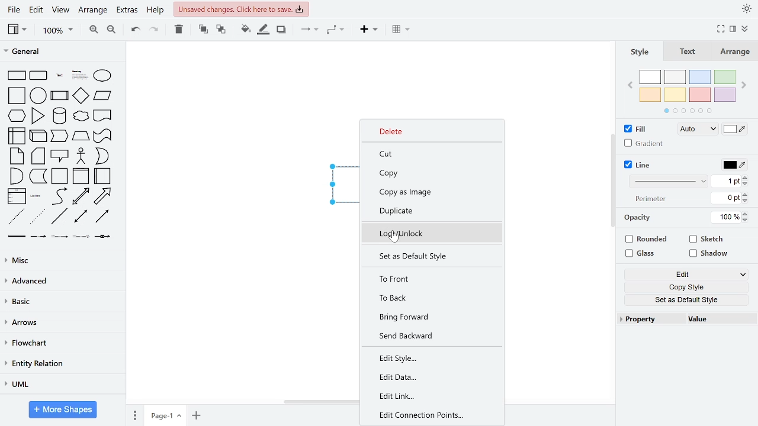 This screenshot has width=758, height=426. Describe the element at coordinates (61, 344) in the screenshot. I see `flowchart` at that location.